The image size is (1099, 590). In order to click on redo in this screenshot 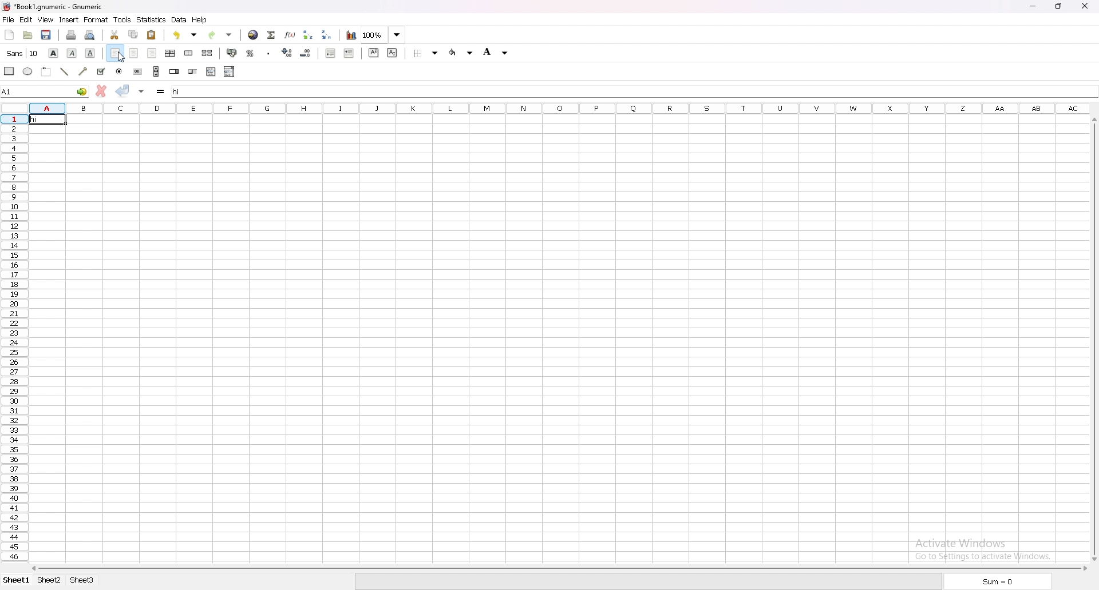, I will do `click(219, 35)`.